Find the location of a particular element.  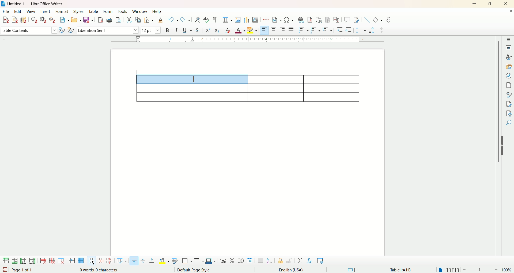

font color is located at coordinates (240, 30).